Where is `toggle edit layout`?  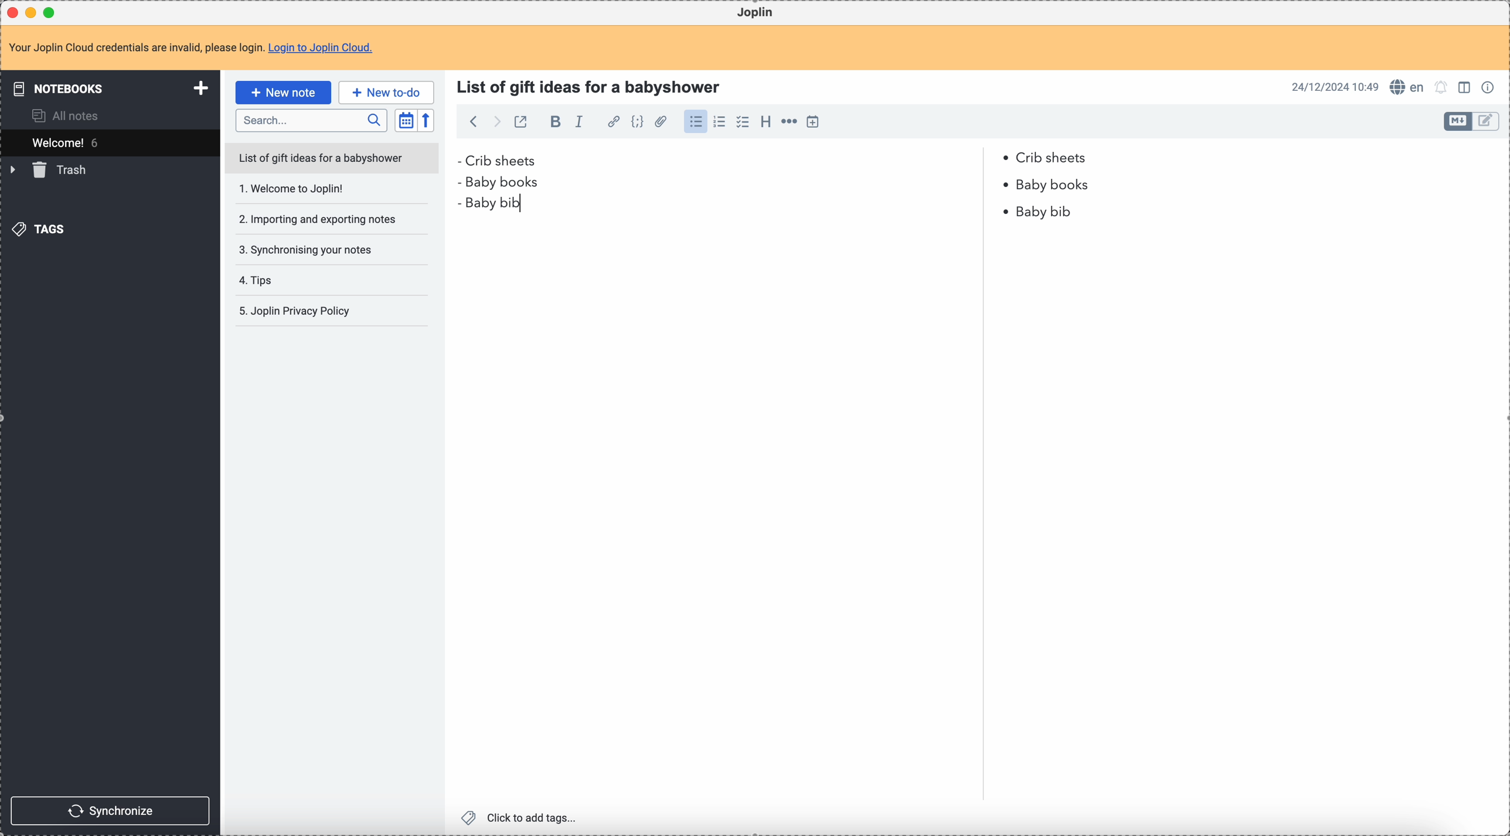 toggle edit layout is located at coordinates (1457, 121).